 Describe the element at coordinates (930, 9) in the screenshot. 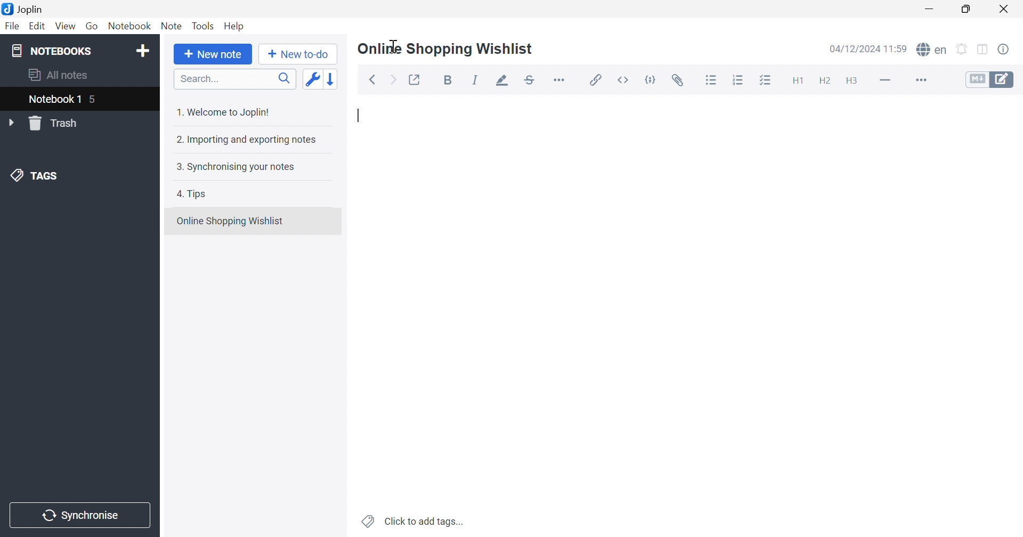

I see `Minimize` at that location.